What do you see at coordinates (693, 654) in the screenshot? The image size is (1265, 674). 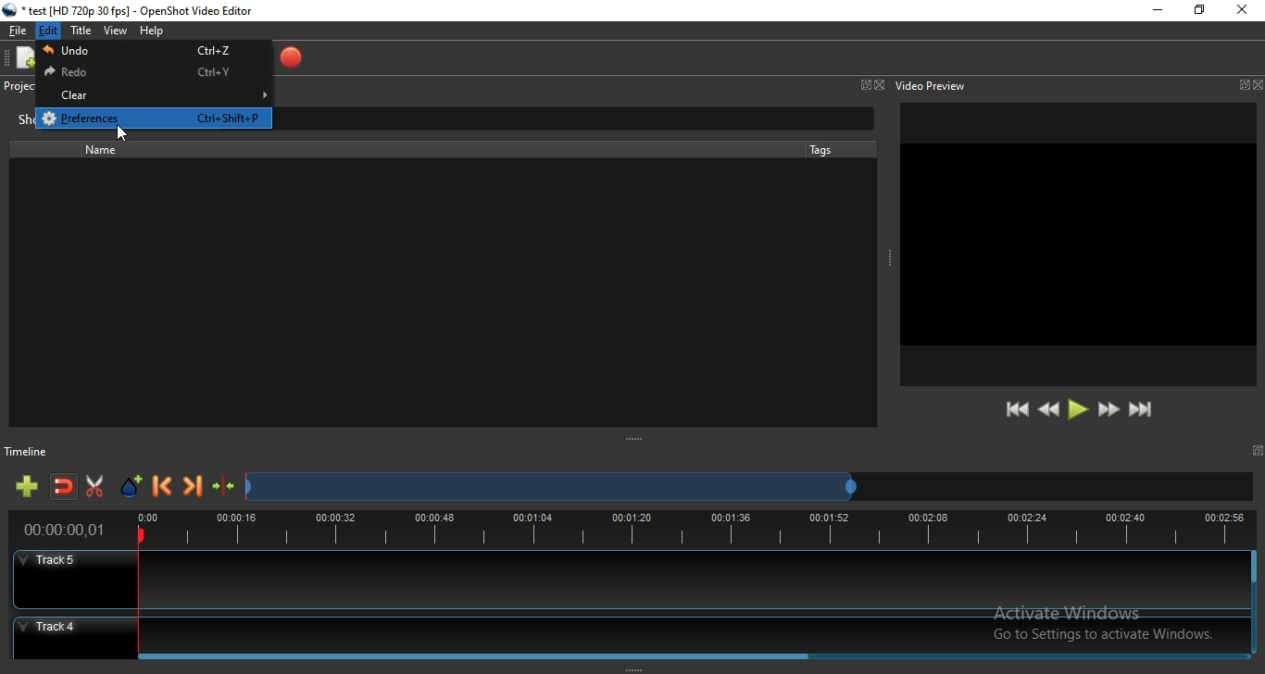 I see `Horizontal Scroll bar` at bounding box center [693, 654].